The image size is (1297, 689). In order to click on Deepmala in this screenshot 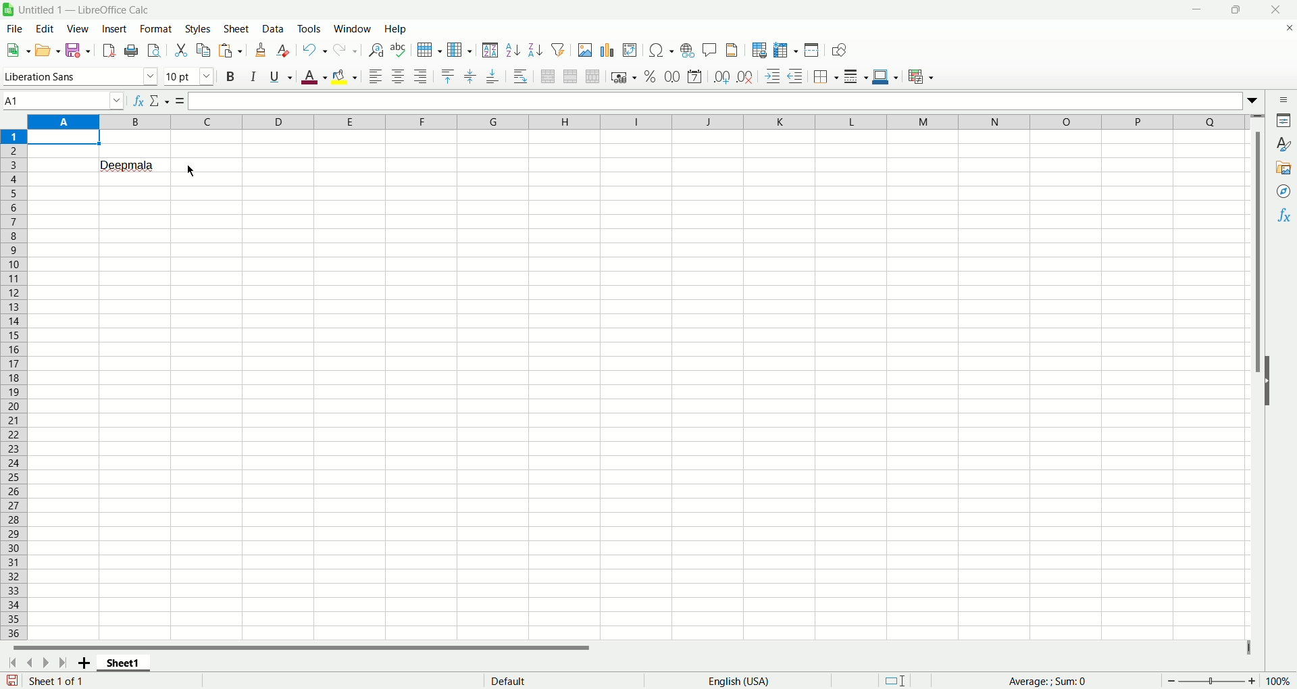, I will do `click(128, 164)`.